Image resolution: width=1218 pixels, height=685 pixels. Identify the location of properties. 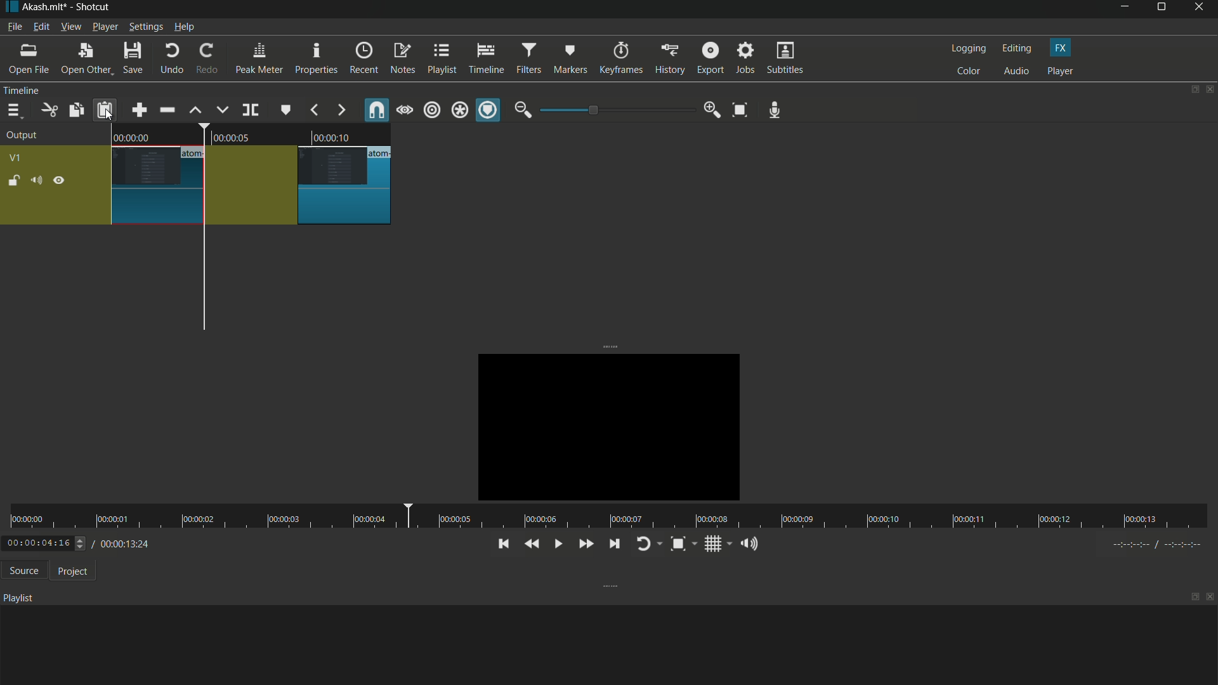
(315, 58).